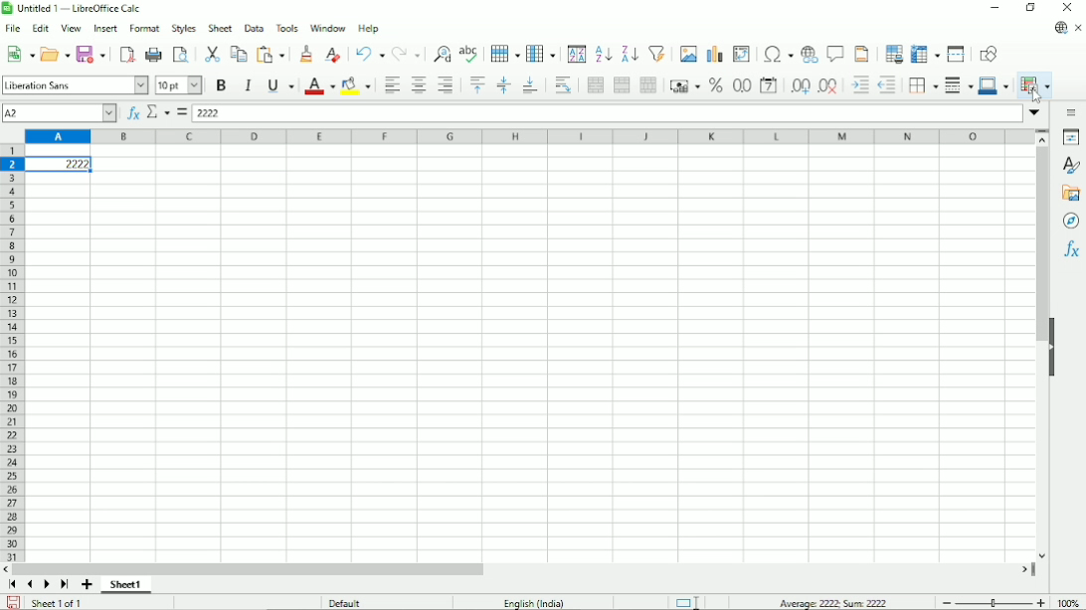  Describe the element at coordinates (14, 601) in the screenshot. I see `Save` at that location.